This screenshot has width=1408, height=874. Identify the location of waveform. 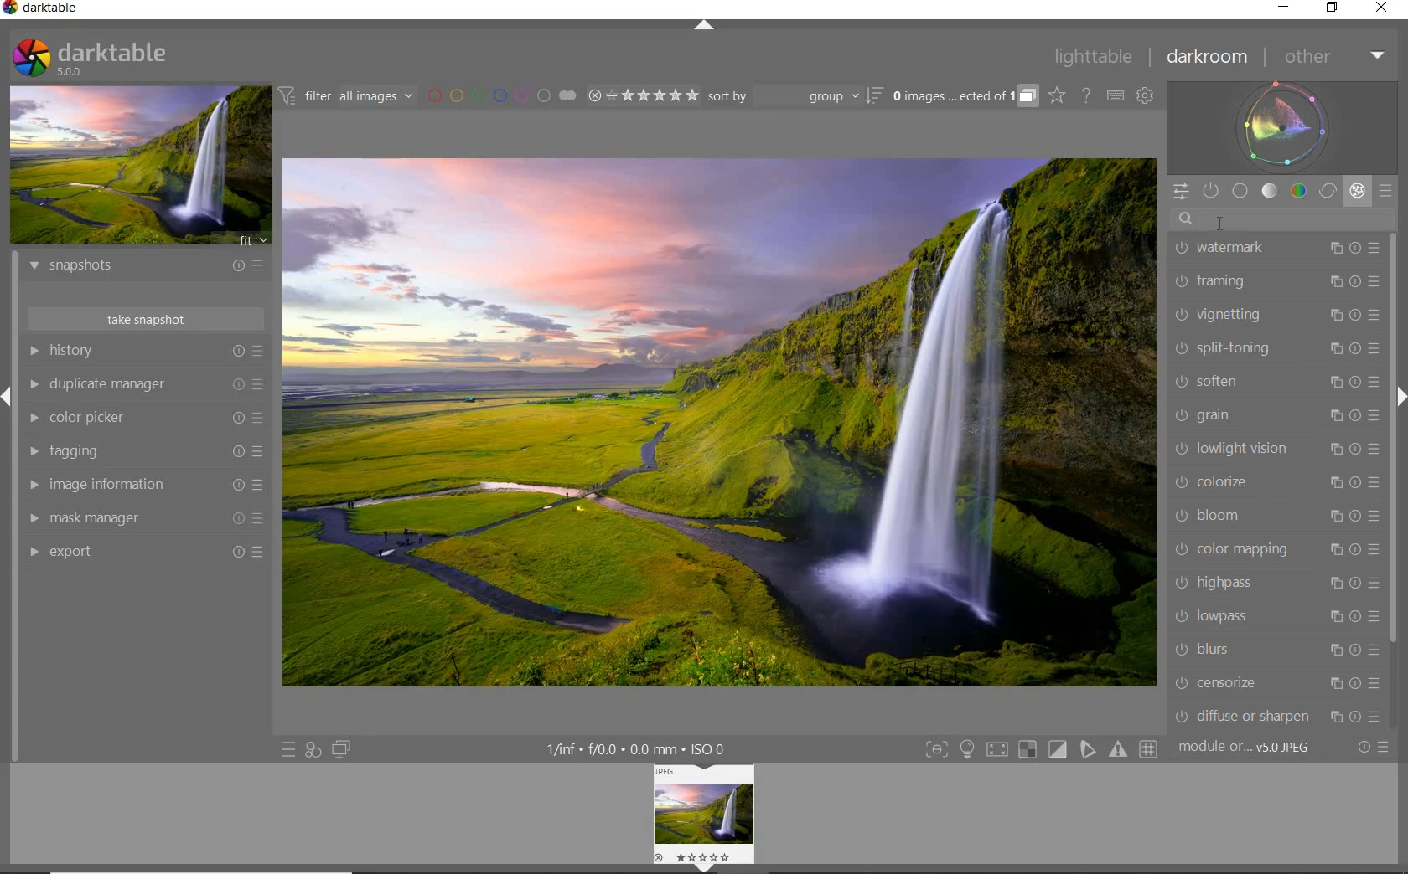
(1283, 127).